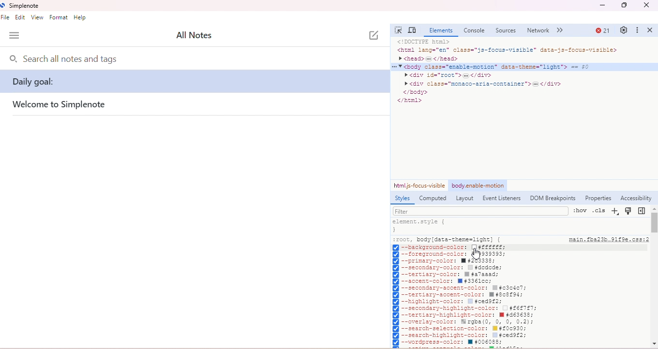 This screenshot has width=658, height=349. Describe the element at coordinates (60, 105) in the screenshot. I see `welcome simplenote` at that location.